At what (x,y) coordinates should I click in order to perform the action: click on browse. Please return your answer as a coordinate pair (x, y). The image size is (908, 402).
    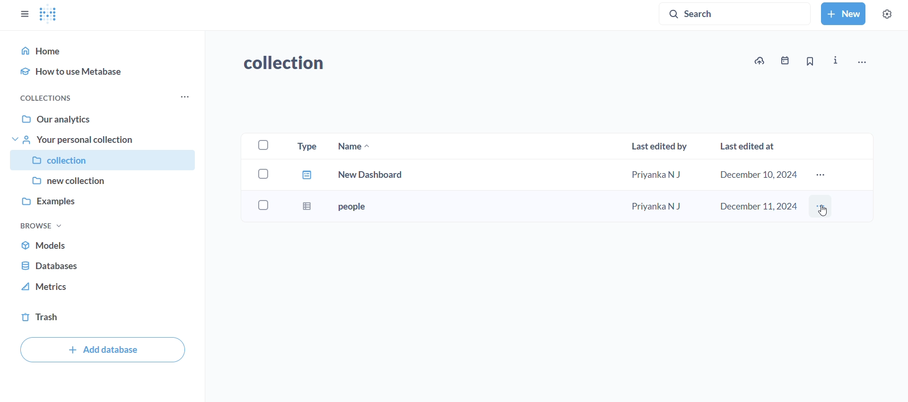
    Looking at the image, I should click on (41, 225).